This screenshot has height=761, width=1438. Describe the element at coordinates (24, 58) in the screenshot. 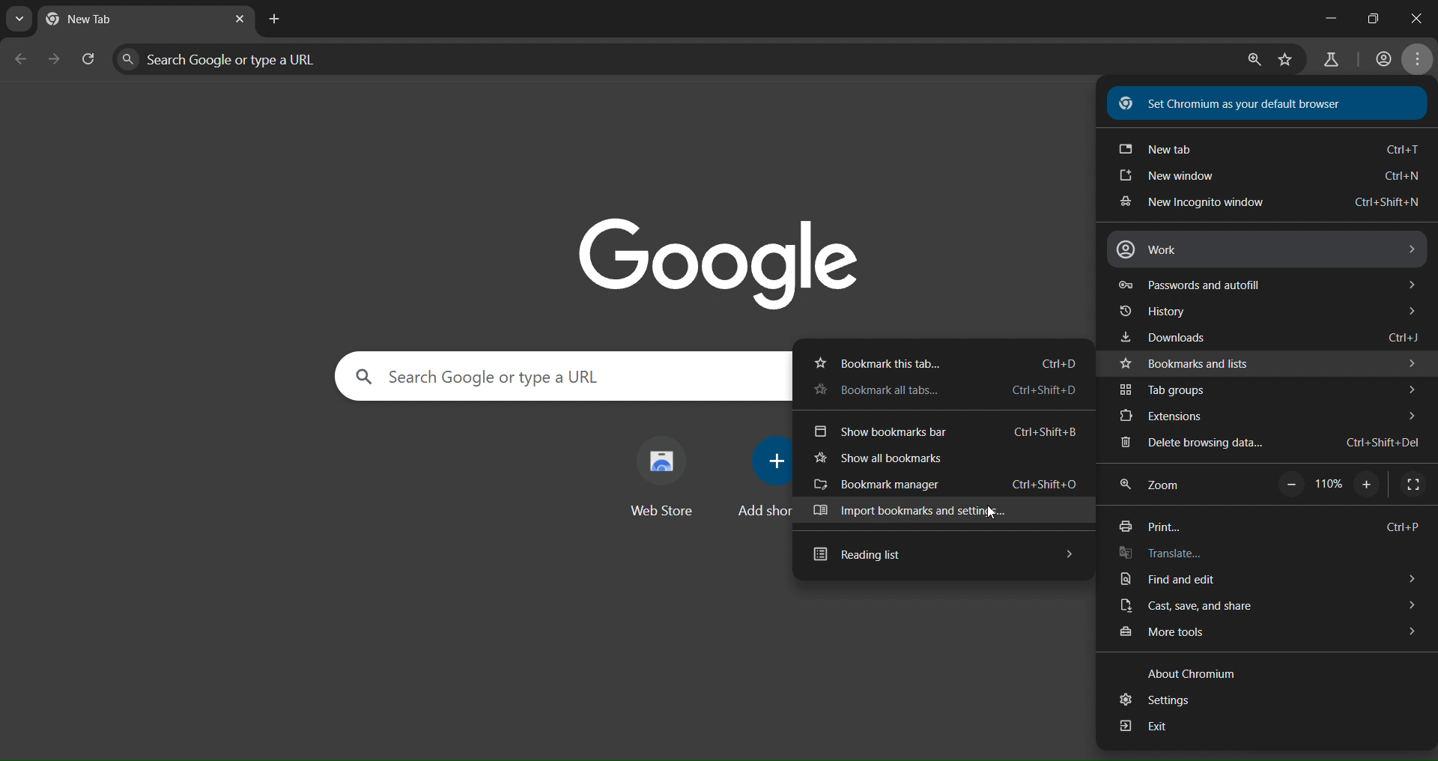

I see `go back page` at that location.